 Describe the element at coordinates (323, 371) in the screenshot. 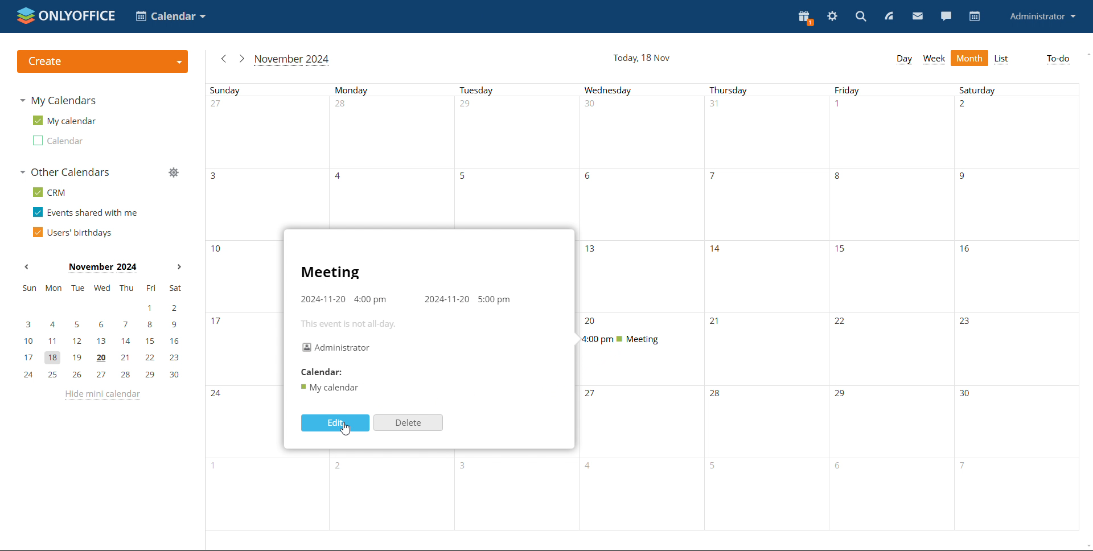

I see `calendar` at that location.